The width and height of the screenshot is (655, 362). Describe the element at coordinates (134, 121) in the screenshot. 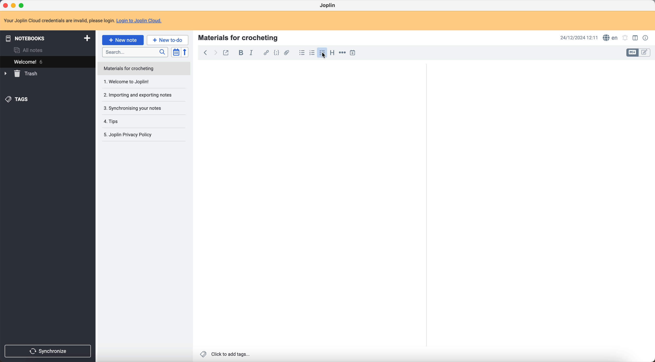

I see `tips` at that location.